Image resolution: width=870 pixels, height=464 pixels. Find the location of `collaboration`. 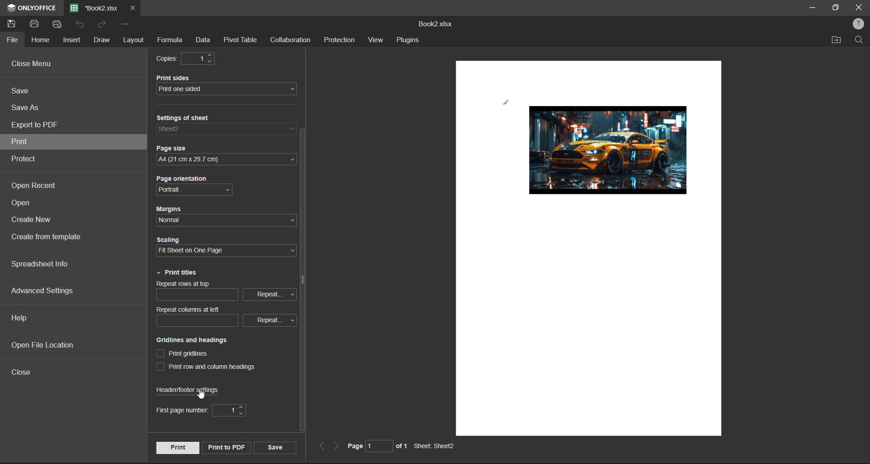

collaboration is located at coordinates (294, 40).